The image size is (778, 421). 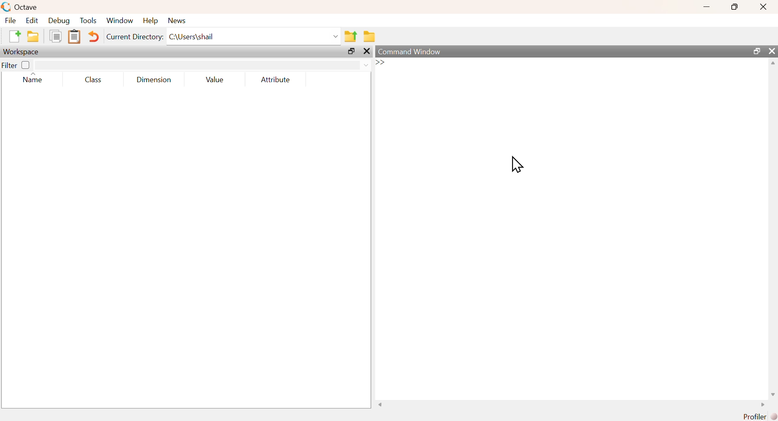 What do you see at coordinates (756, 51) in the screenshot?
I see `maximize` at bounding box center [756, 51].